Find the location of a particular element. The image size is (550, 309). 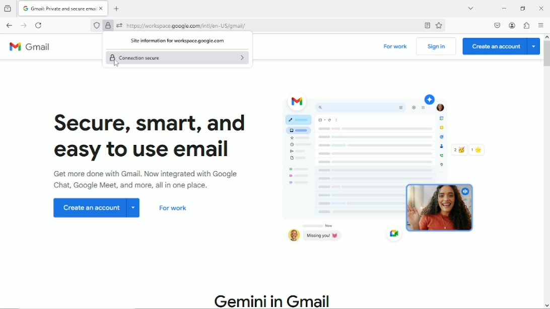

Account is located at coordinates (512, 25).